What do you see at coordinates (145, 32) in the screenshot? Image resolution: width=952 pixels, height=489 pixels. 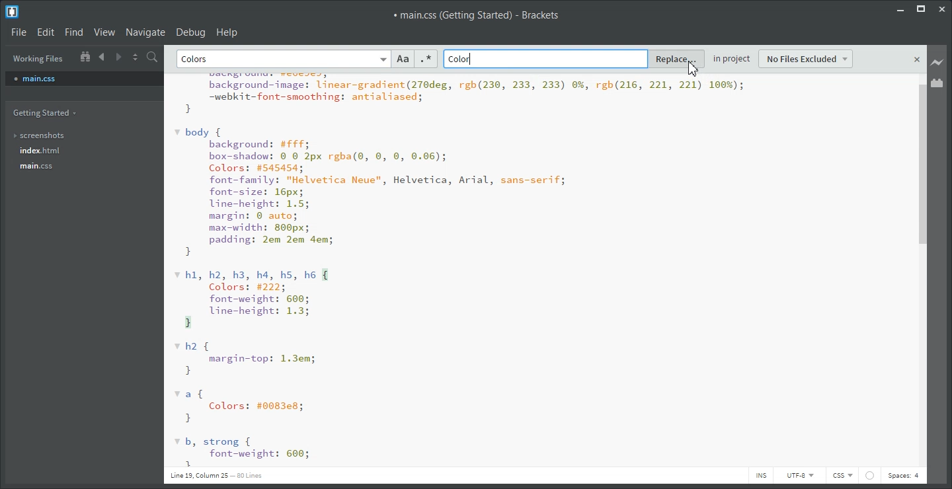 I see `Navigate` at bounding box center [145, 32].